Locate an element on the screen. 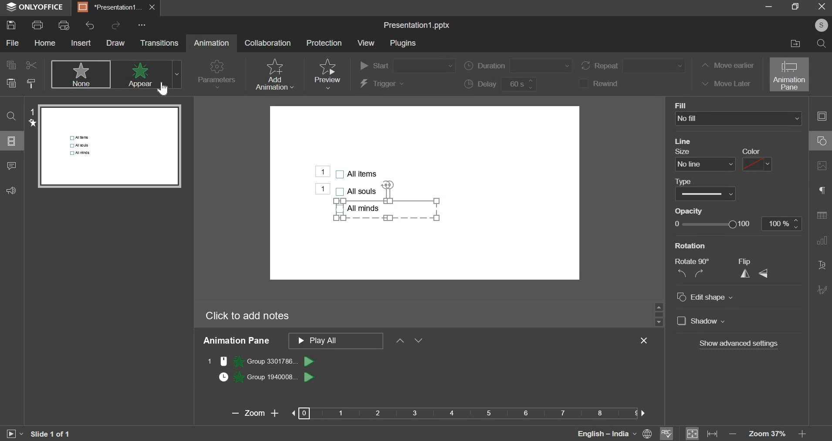  animation pane order is located at coordinates (335, 341).